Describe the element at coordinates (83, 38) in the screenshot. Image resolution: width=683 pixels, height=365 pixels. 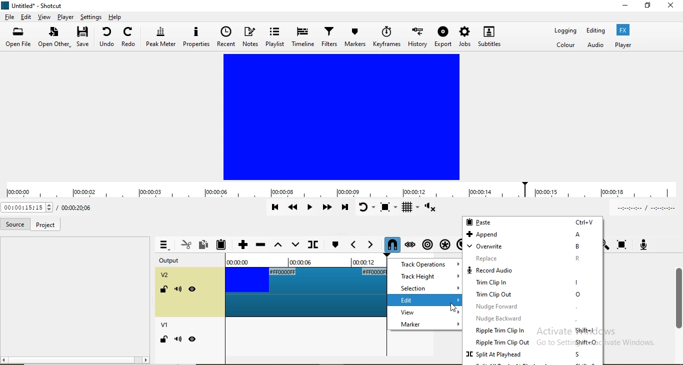
I see `save` at that location.